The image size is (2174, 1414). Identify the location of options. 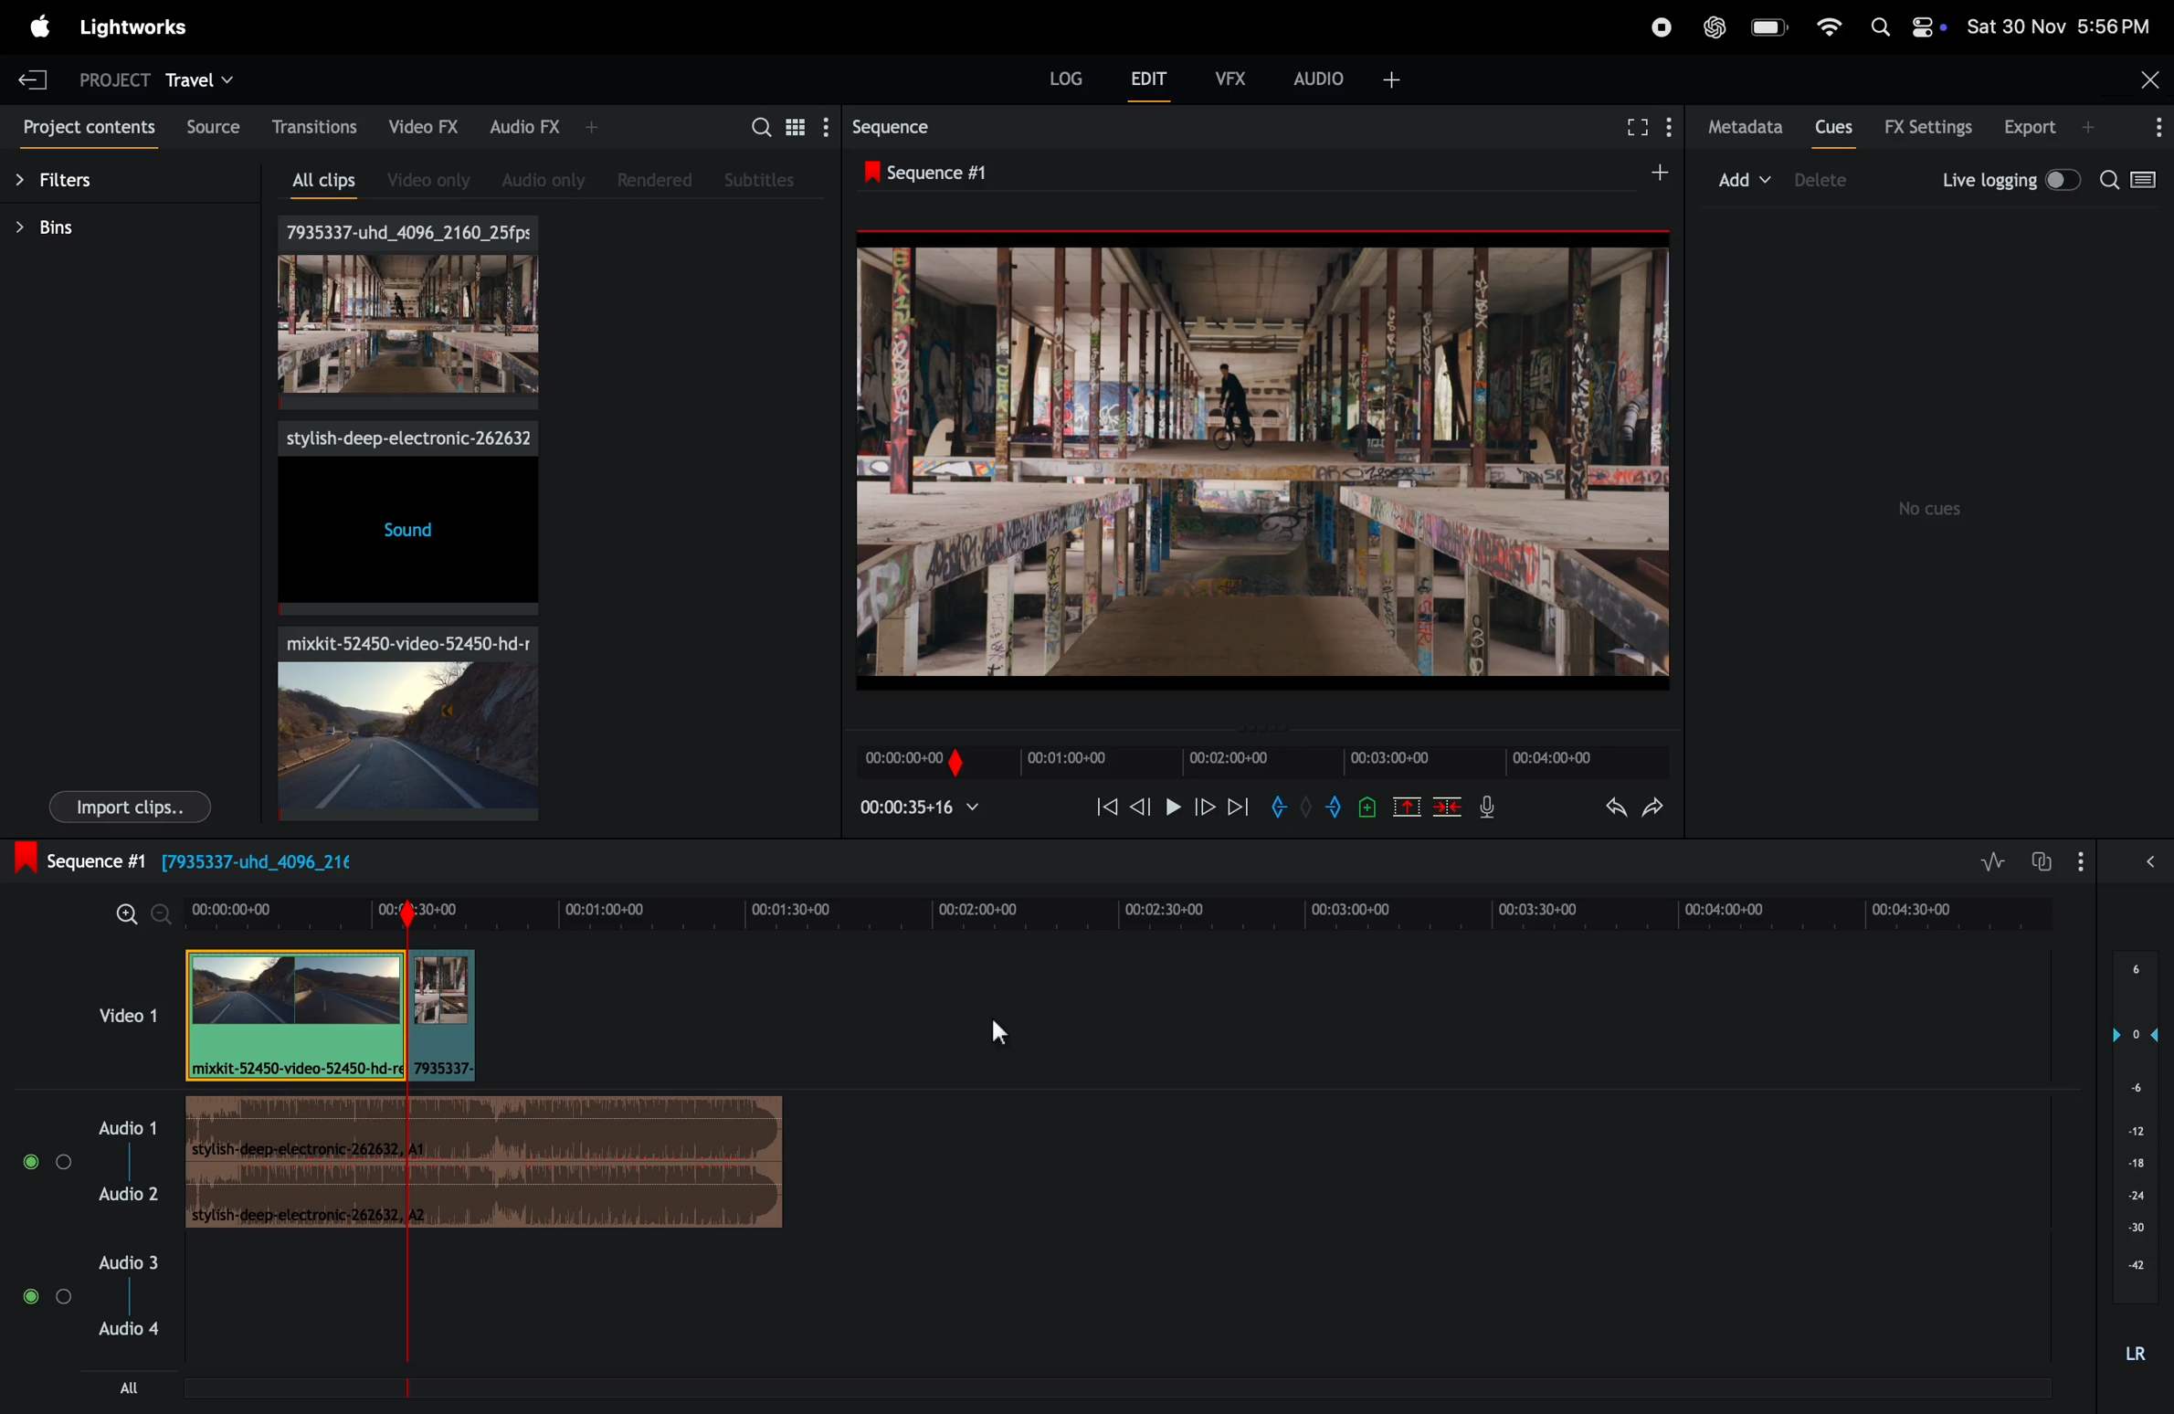
(2153, 126).